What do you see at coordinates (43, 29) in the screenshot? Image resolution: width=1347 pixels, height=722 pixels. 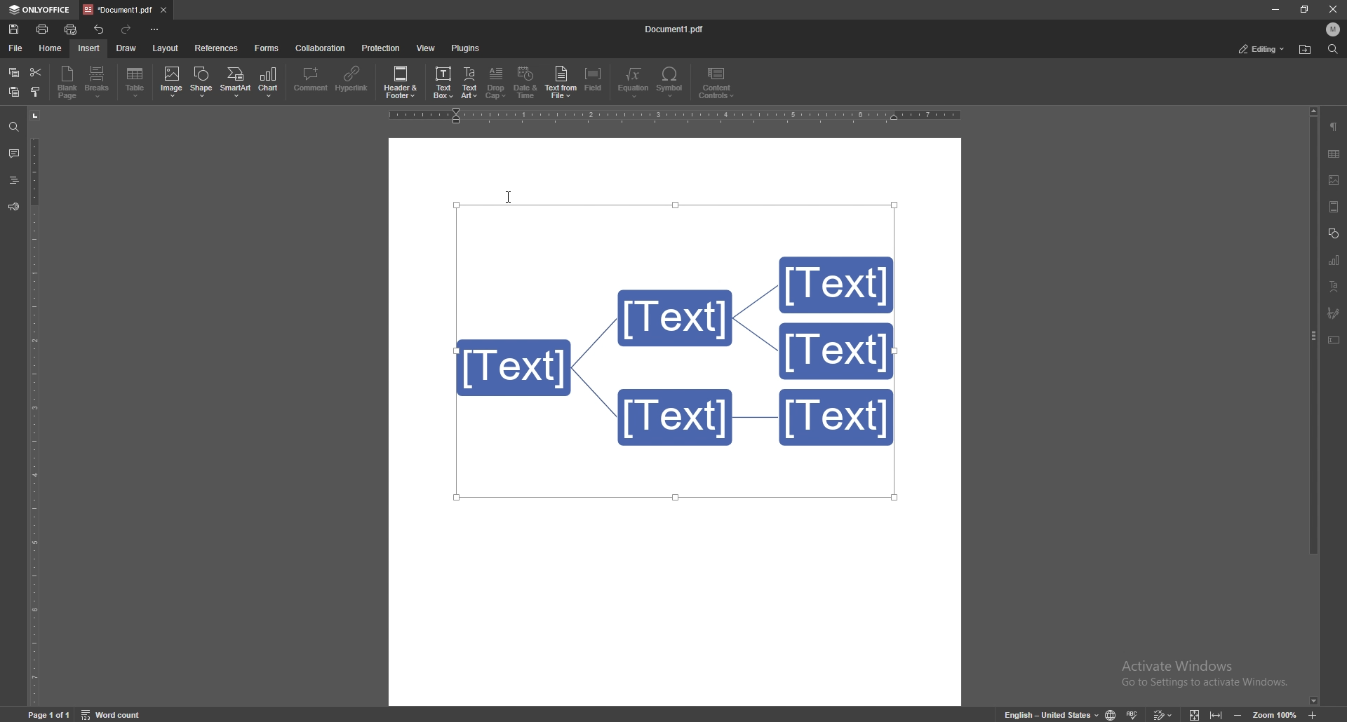 I see `print` at bounding box center [43, 29].